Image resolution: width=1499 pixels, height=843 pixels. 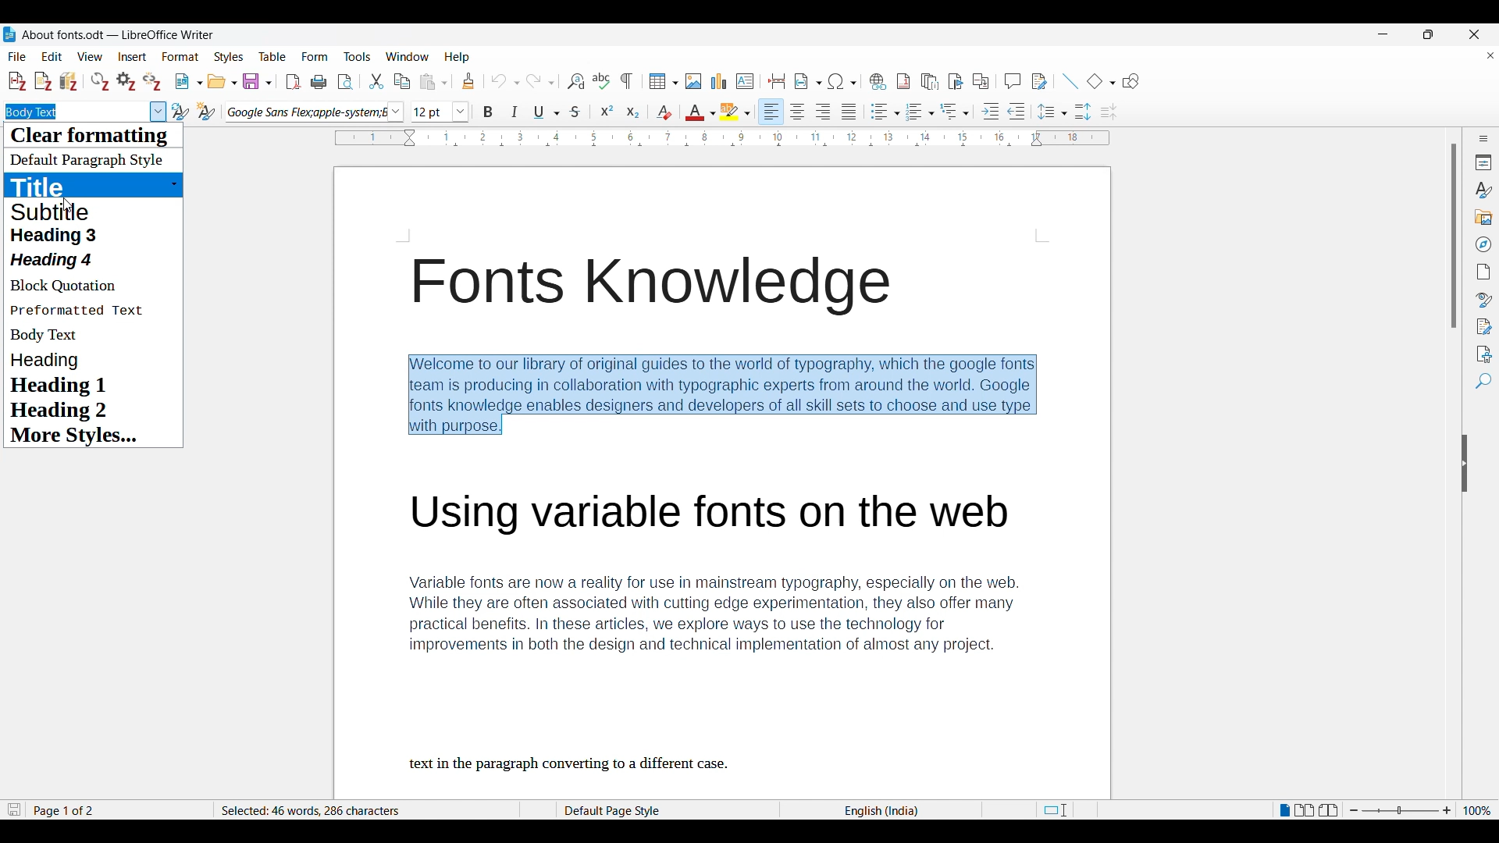 What do you see at coordinates (616, 811) in the screenshot?
I see `Default Page Style` at bounding box center [616, 811].